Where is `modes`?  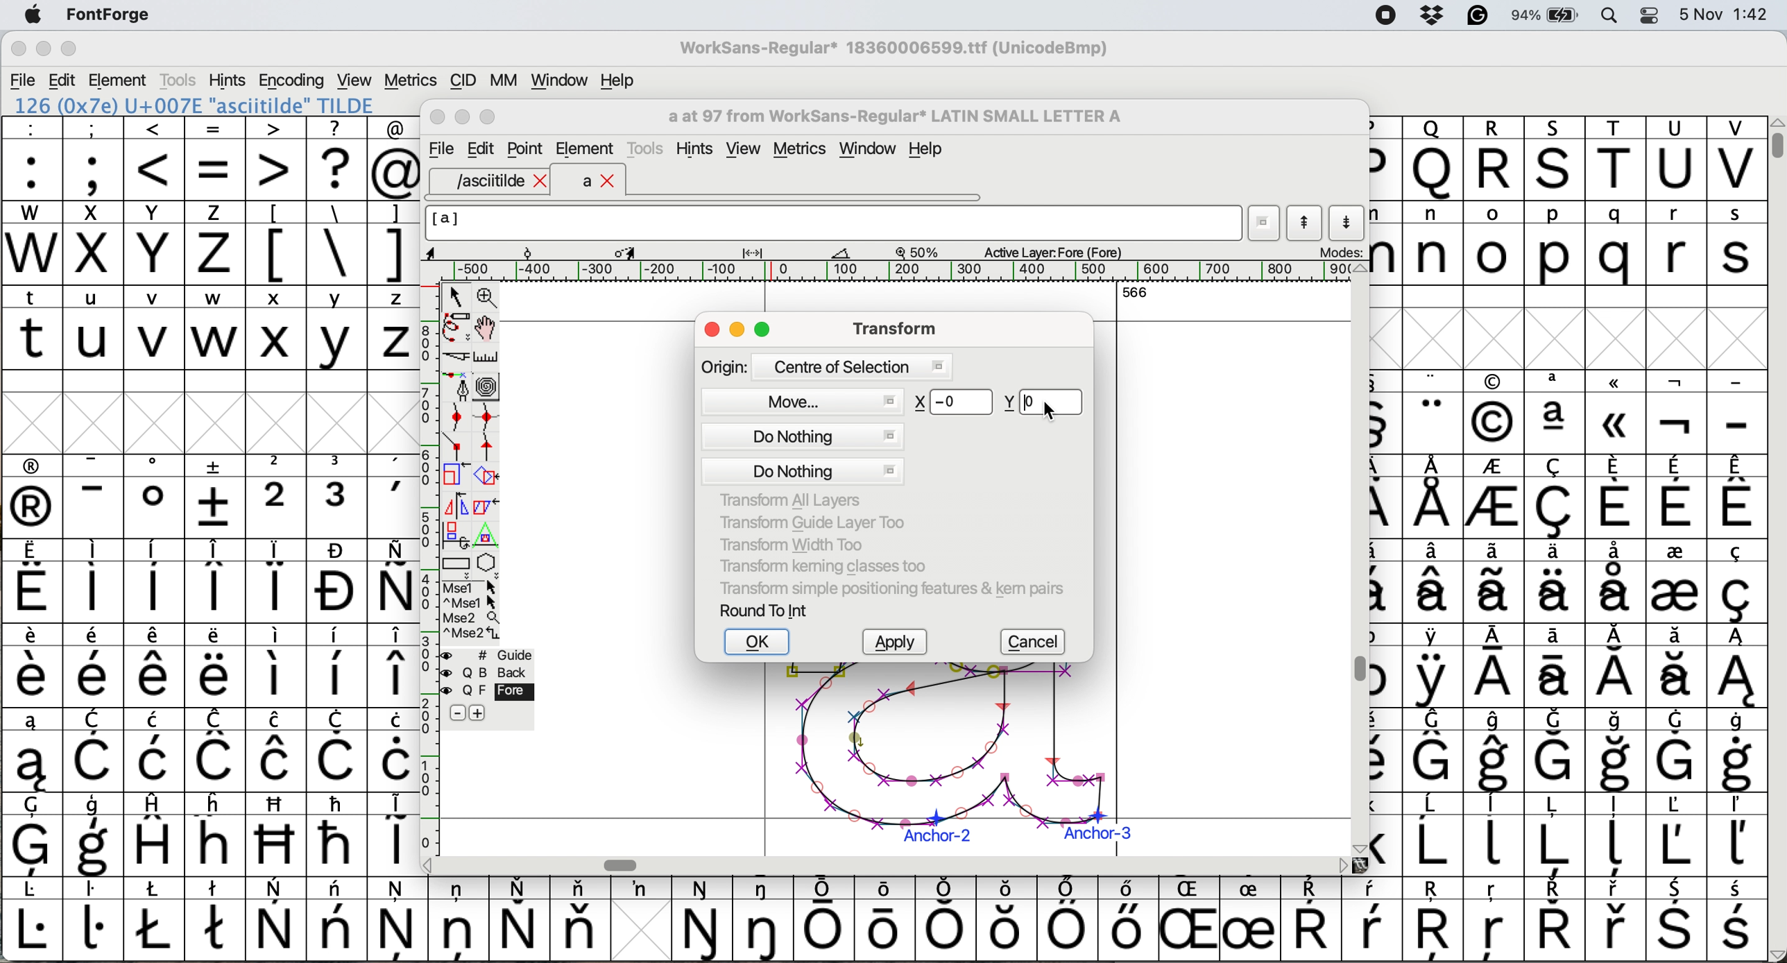
modes is located at coordinates (1340, 251).